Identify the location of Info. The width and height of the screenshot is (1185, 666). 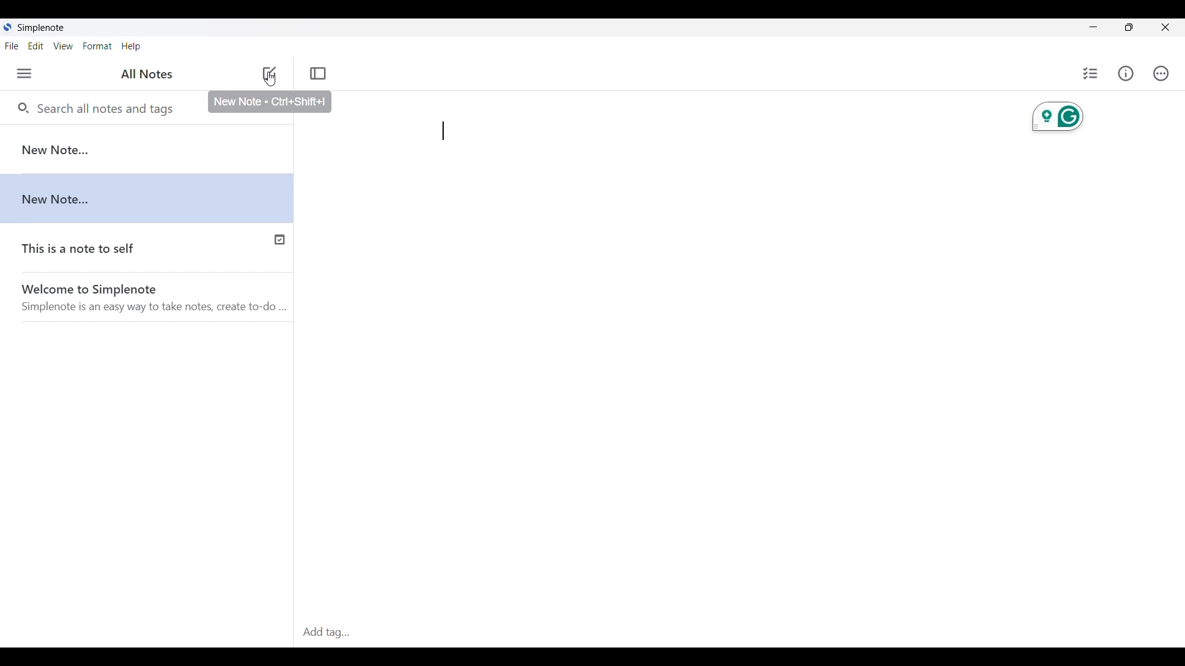
(1126, 73).